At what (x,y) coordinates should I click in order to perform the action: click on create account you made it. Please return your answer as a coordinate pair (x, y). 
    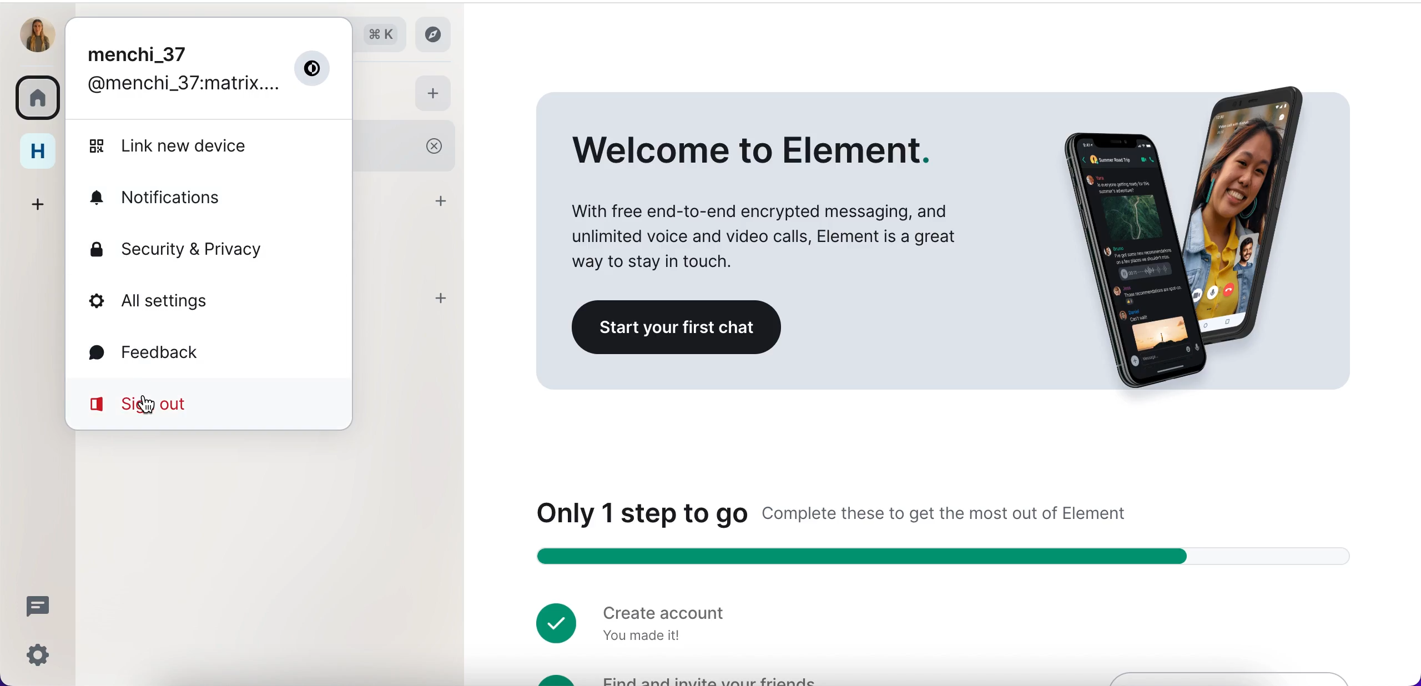
    Looking at the image, I should click on (632, 621).